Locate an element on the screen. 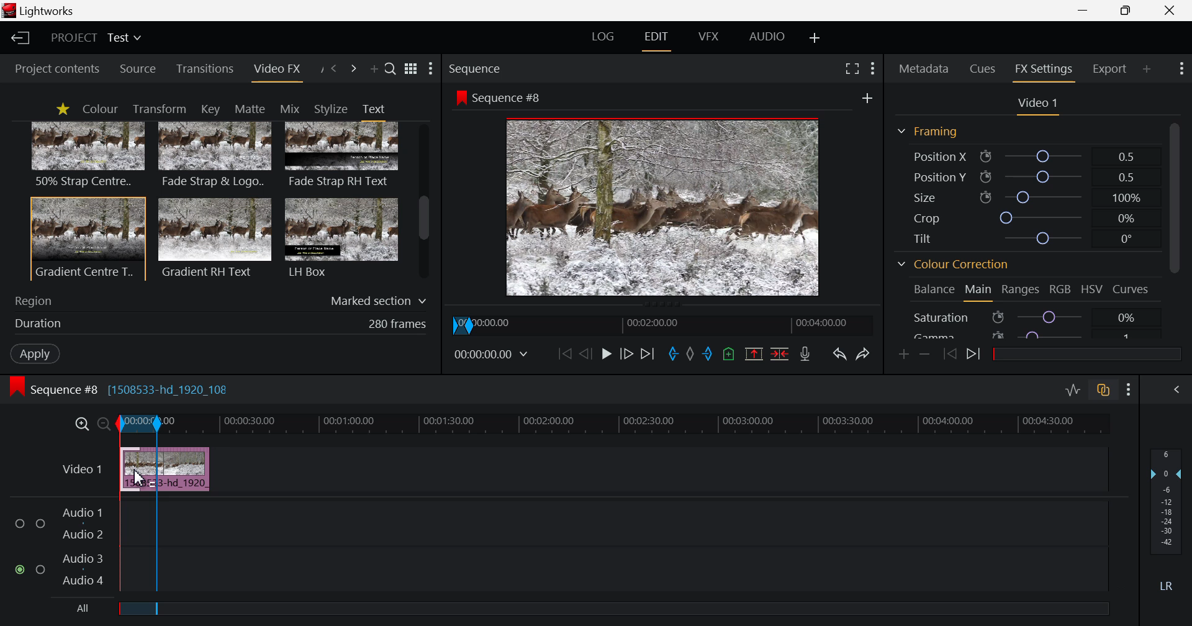 This screenshot has width=1192, height=626. Toggle audio levels editing is located at coordinates (1075, 390).